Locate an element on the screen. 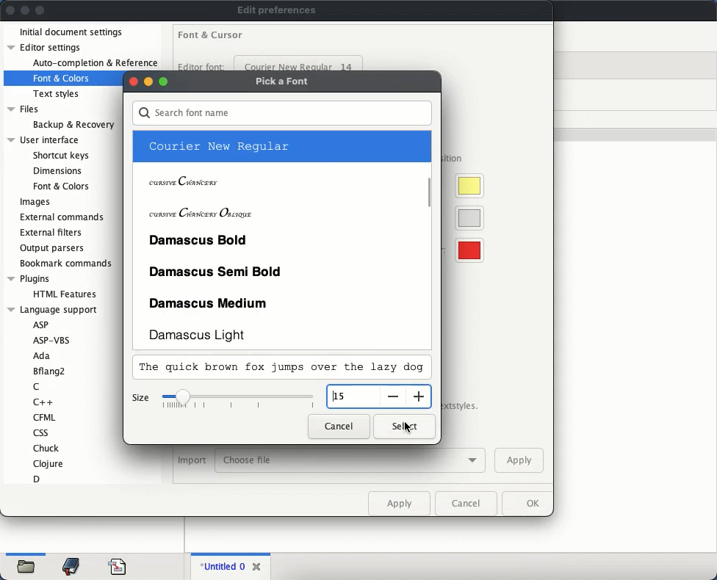 Image resolution: width=717 pixels, height=580 pixels. c++ is located at coordinates (45, 402).